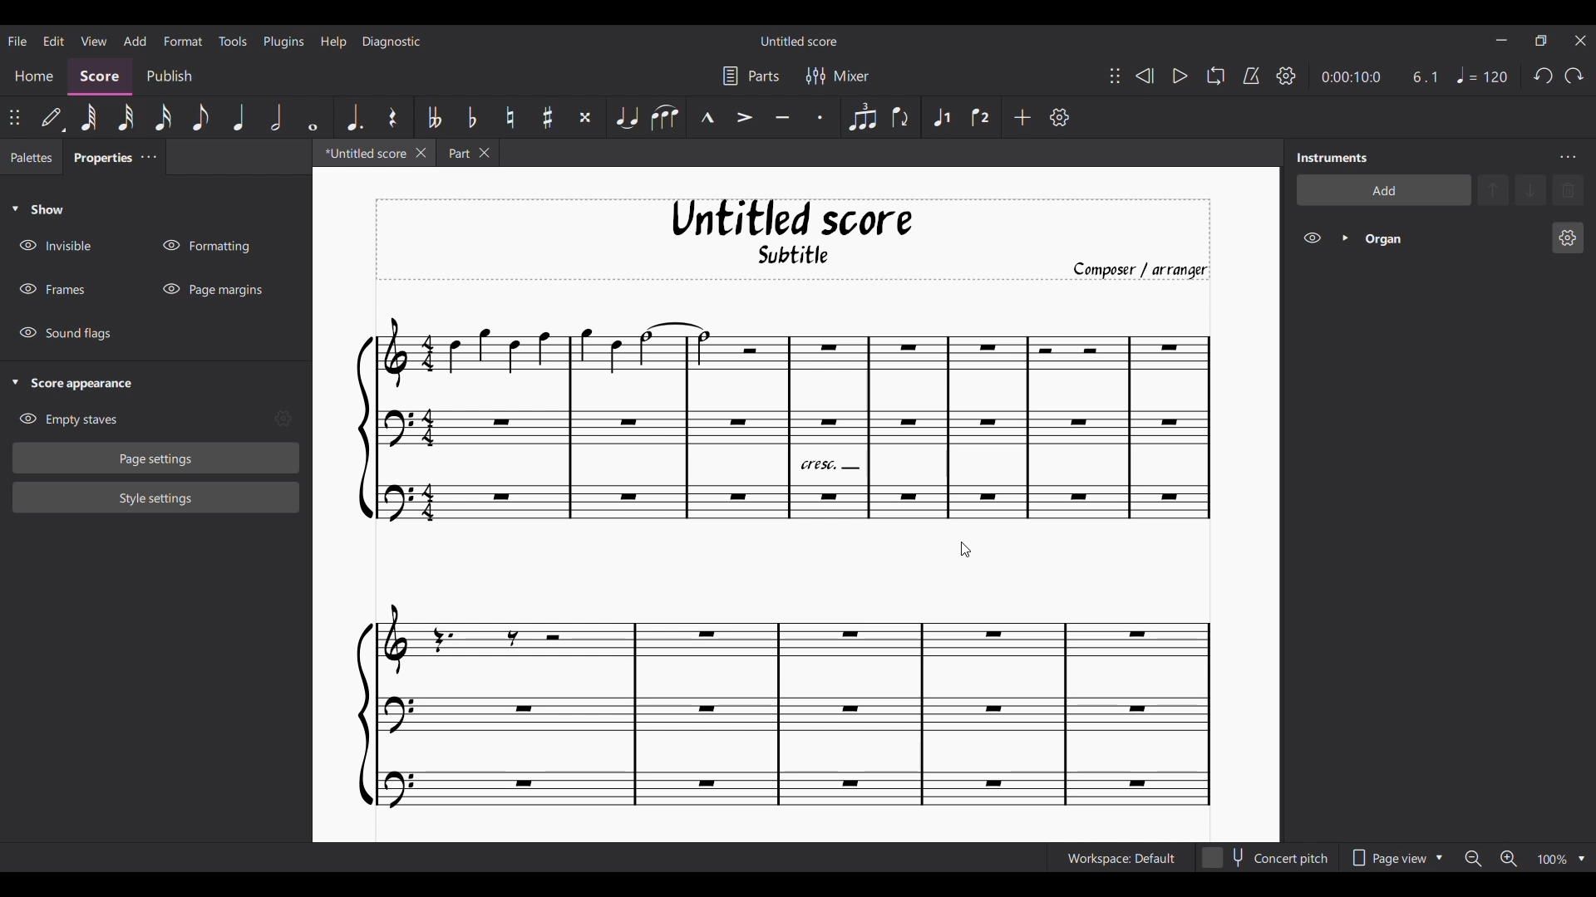  What do you see at coordinates (421, 152) in the screenshot?
I see `Close current tab` at bounding box center [421, 152].